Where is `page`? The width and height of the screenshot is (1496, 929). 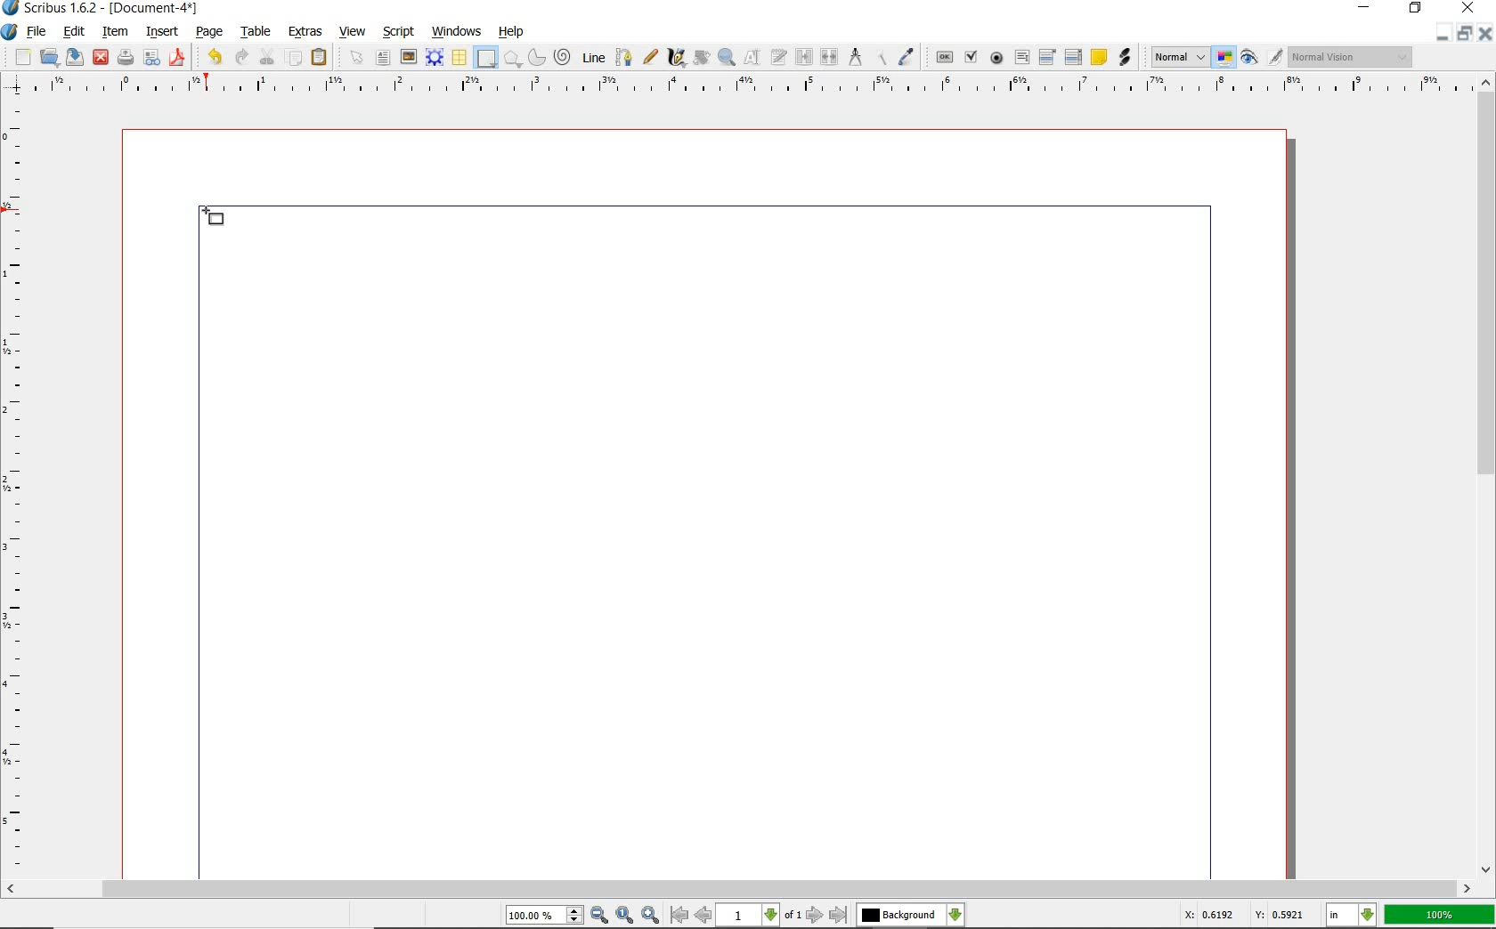
page is located at coordinates (211, 33).